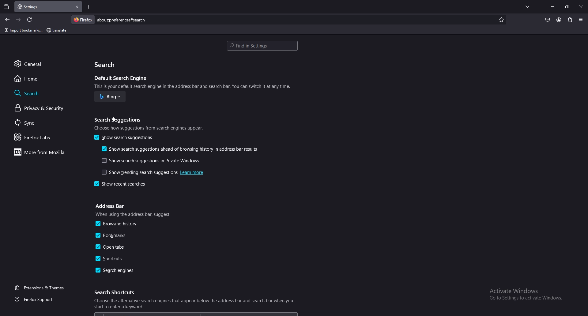 The height and width of the screenshot is (316, 588). Describe the element at coordinates (262, 46) in the screenshot. I see `search settings` at that location.